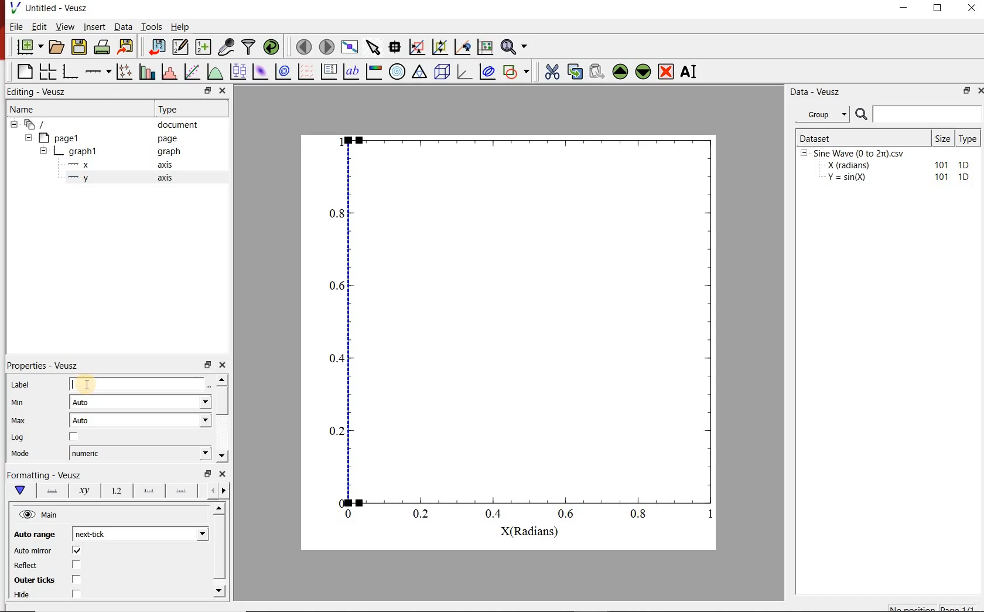  Describe the element at coordinates (50, 489) in the screenshot. I see `options` at that location.